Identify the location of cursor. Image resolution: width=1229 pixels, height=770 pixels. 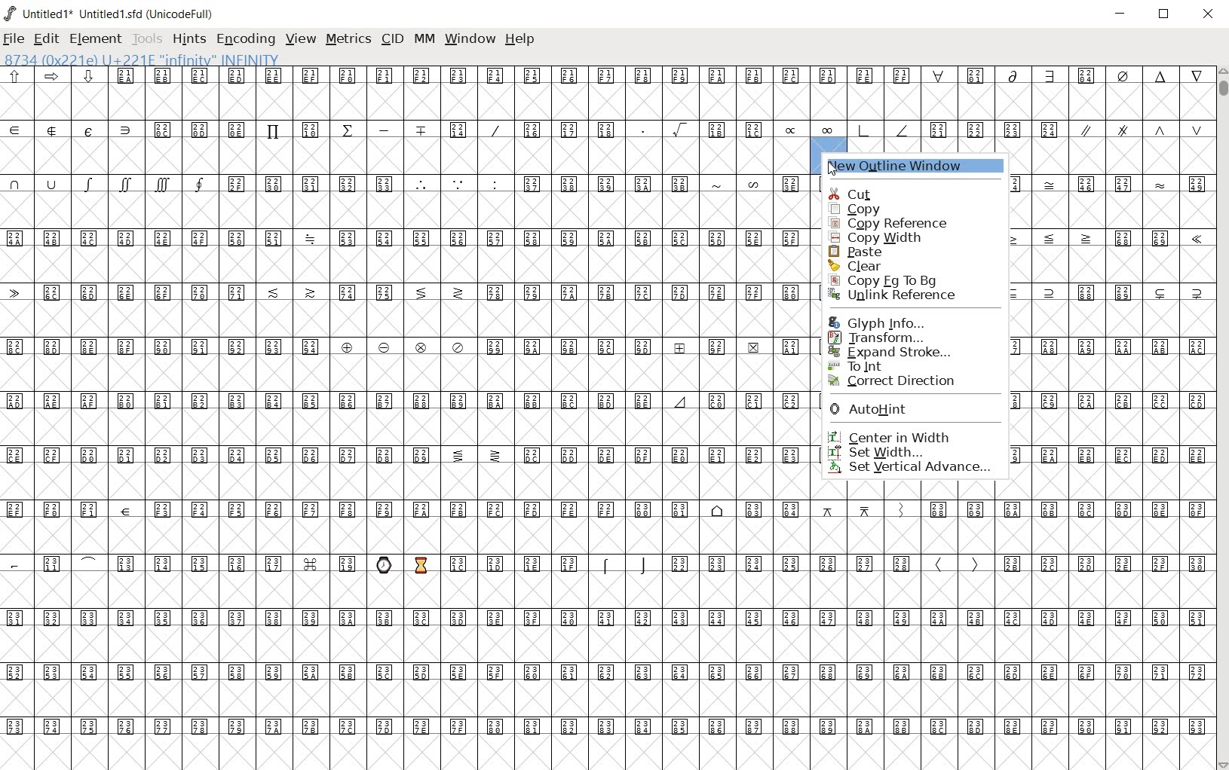
(835, 166).